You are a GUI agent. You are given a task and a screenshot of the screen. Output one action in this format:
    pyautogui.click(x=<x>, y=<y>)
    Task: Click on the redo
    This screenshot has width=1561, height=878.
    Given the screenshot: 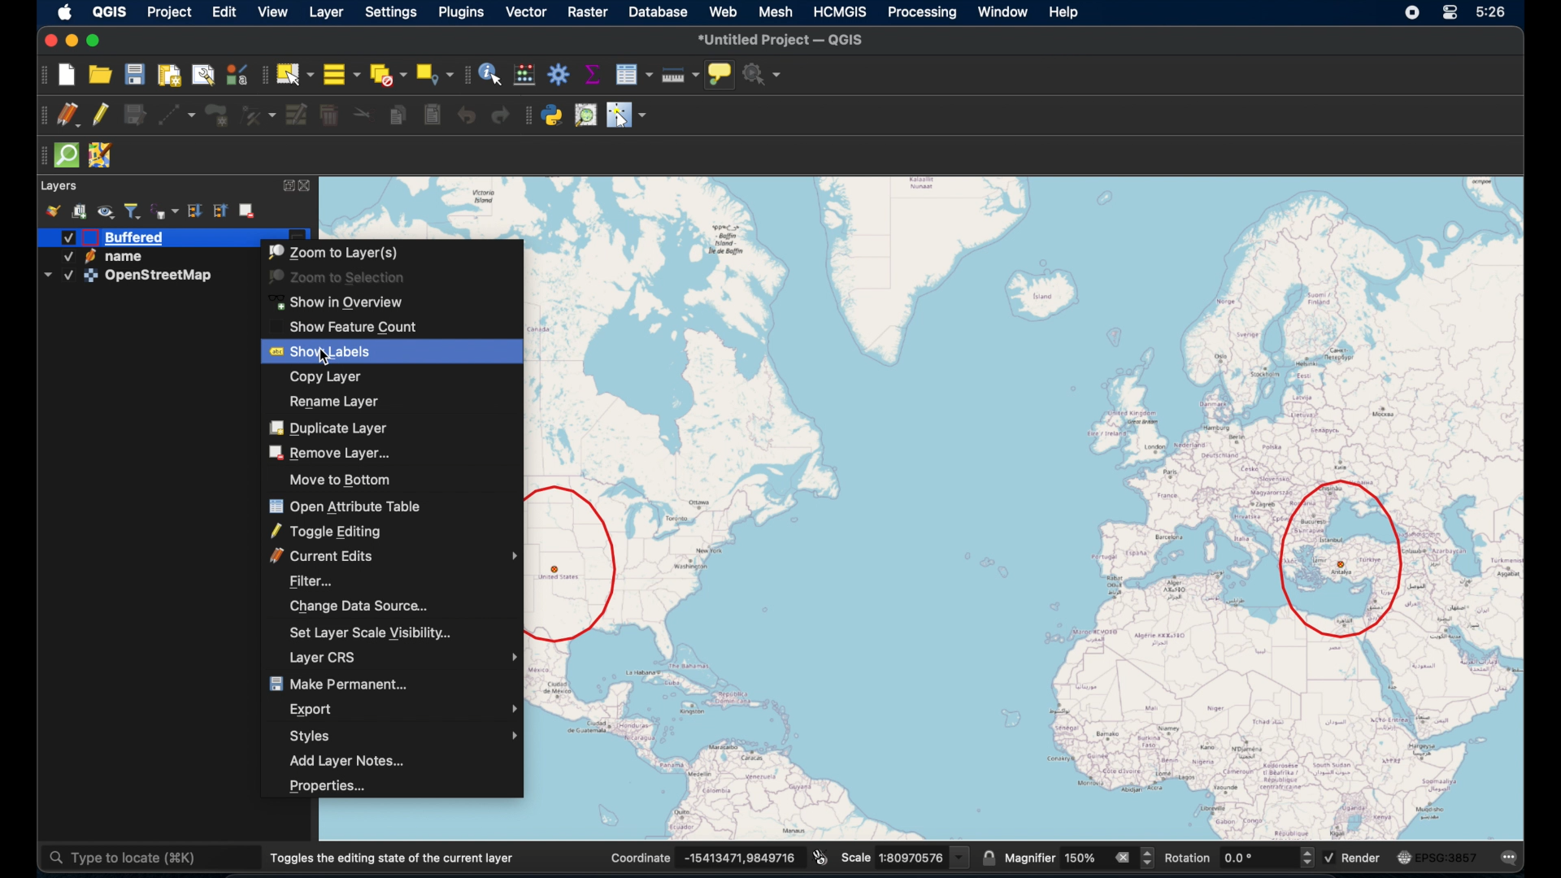 What is the action you would take?
    pyautogui.click(x=500, y=115)
    